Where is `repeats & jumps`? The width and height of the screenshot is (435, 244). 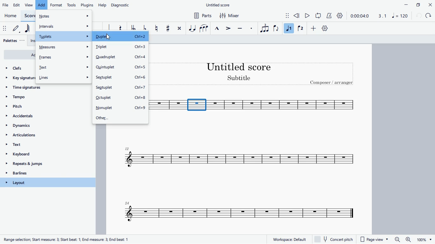
repeats & jumps is located at coordinates (41, 164).